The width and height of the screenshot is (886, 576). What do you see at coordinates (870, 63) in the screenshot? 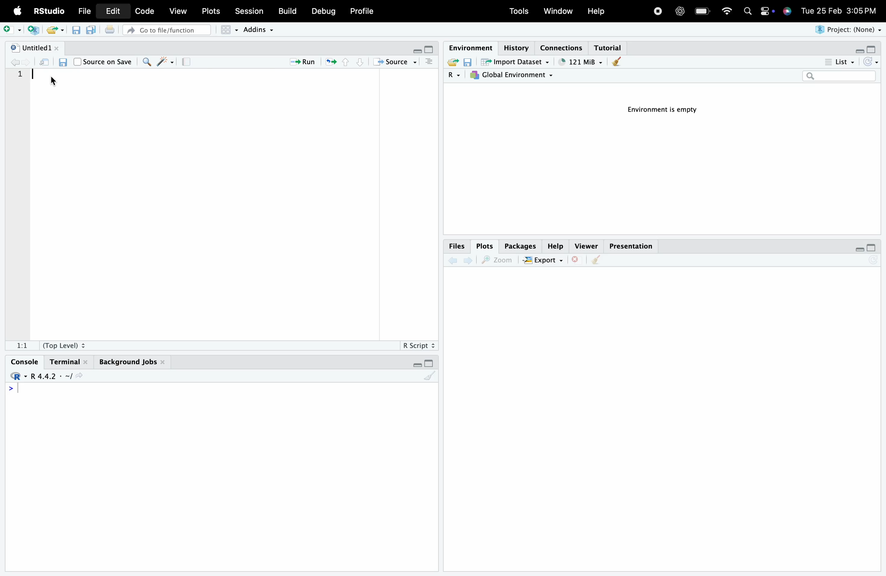
I see `Refresh the list of objects in the environment` at bounding box center [870, 63].